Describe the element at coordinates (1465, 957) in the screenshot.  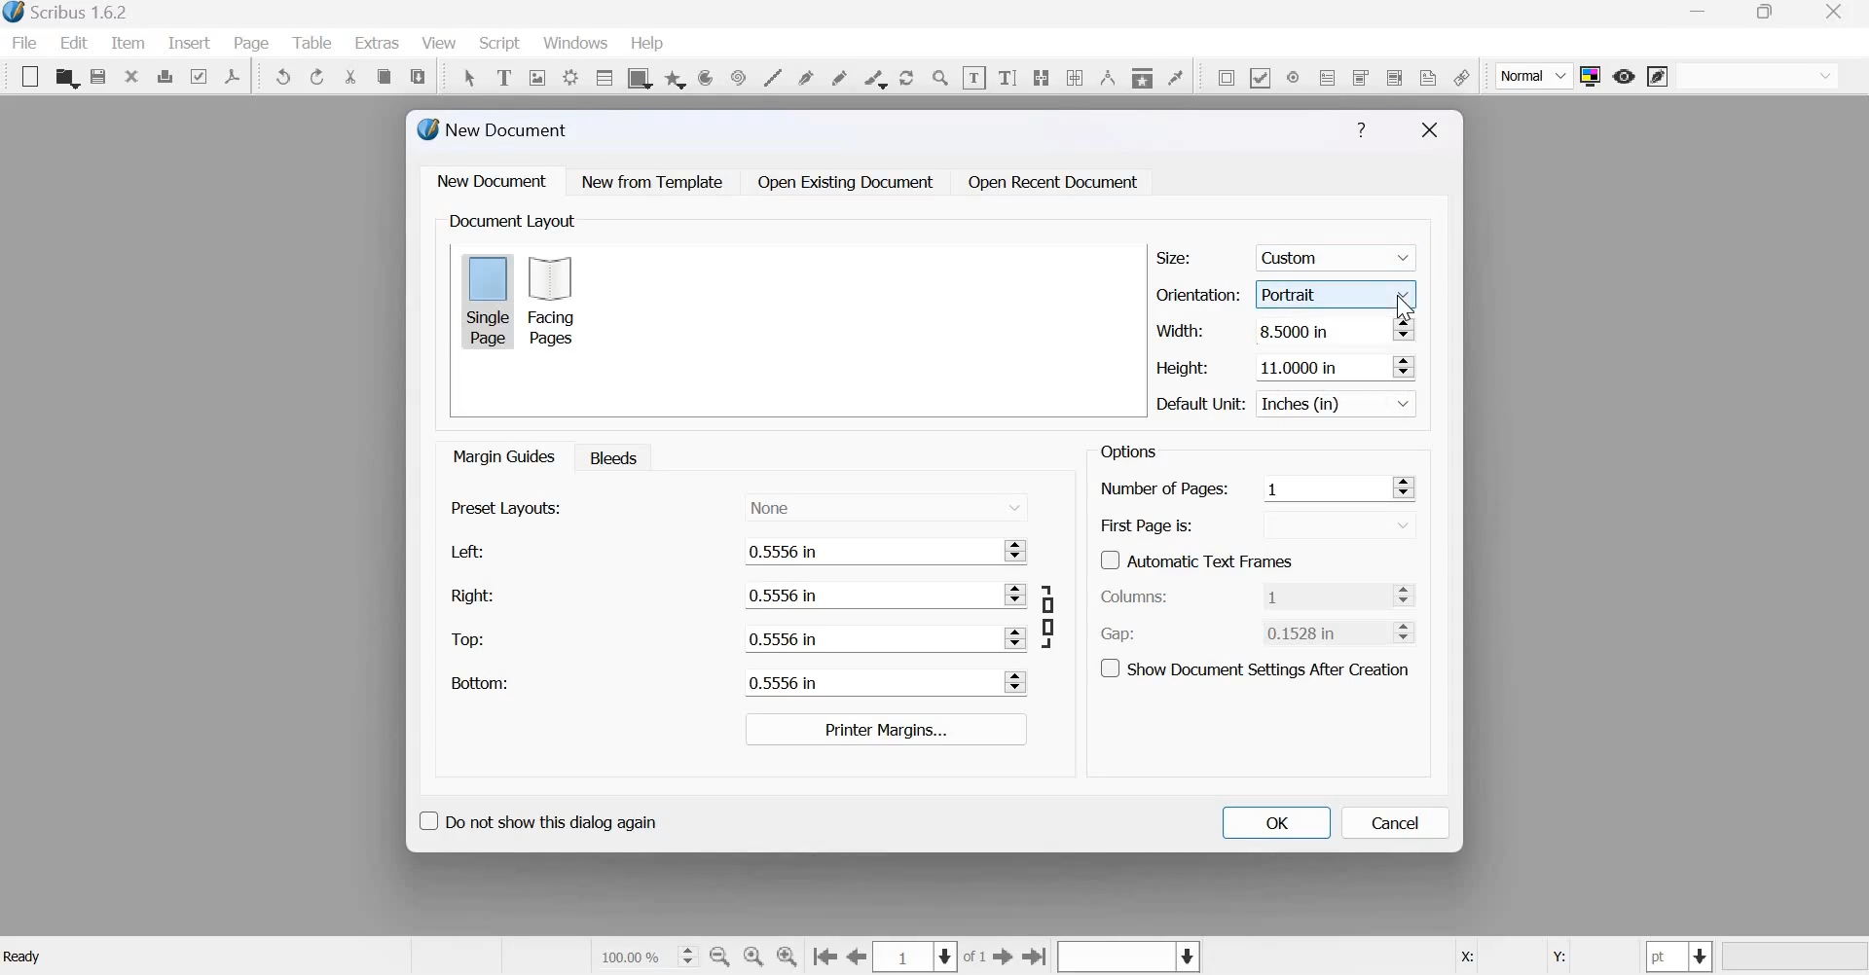
I see `X:` at that location.